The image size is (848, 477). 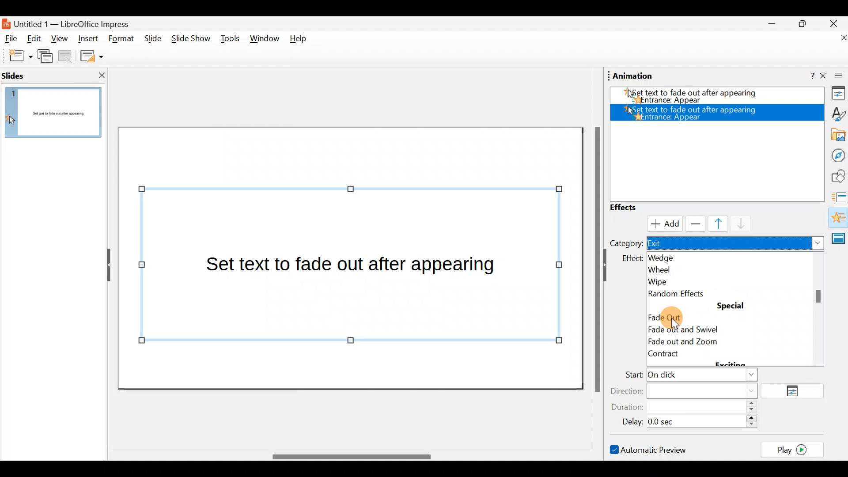 What do you see at coordinates (681, 294) in the screenshot?
I see `Random effects` at bounding box center [681, 294].